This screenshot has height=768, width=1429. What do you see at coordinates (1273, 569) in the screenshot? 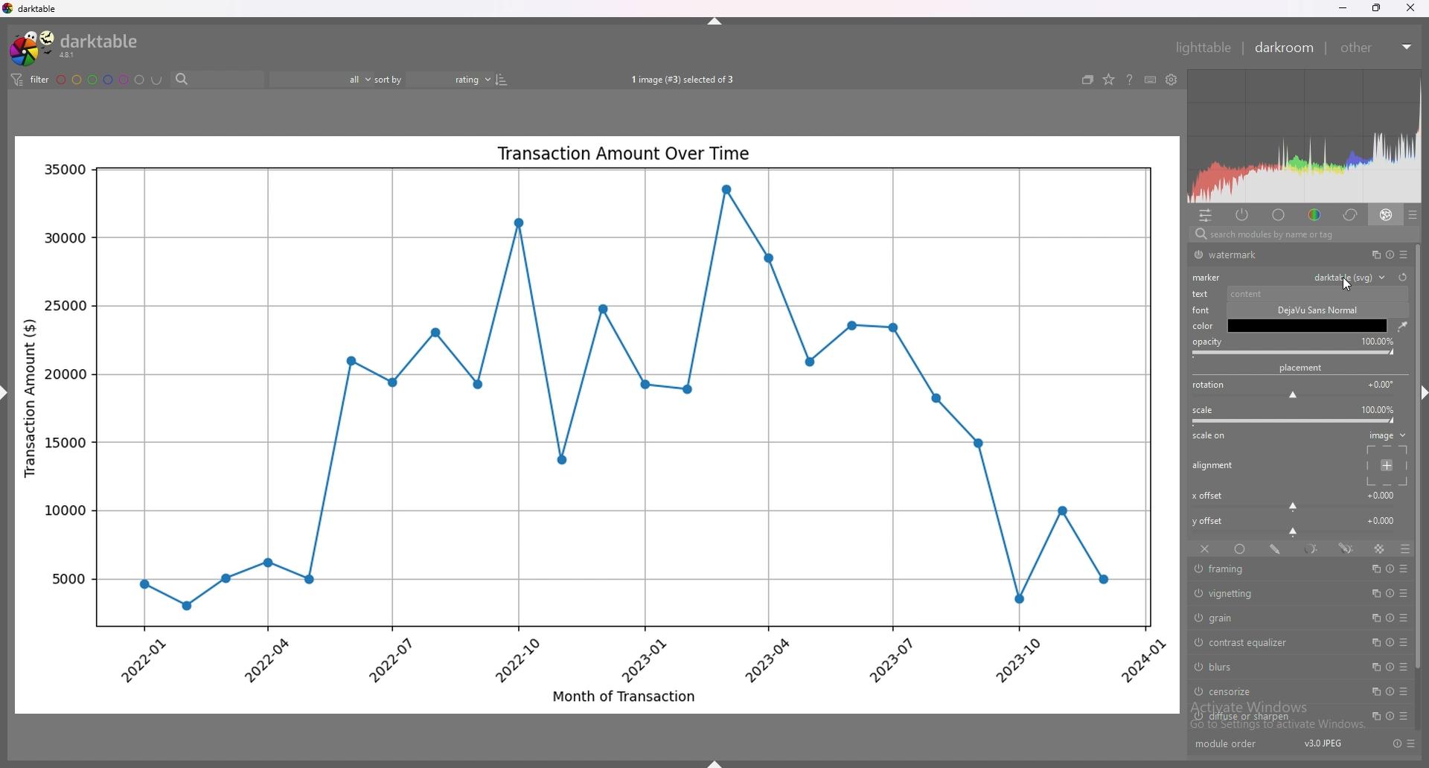
I see `framing` at bounding box center [1273, 569].